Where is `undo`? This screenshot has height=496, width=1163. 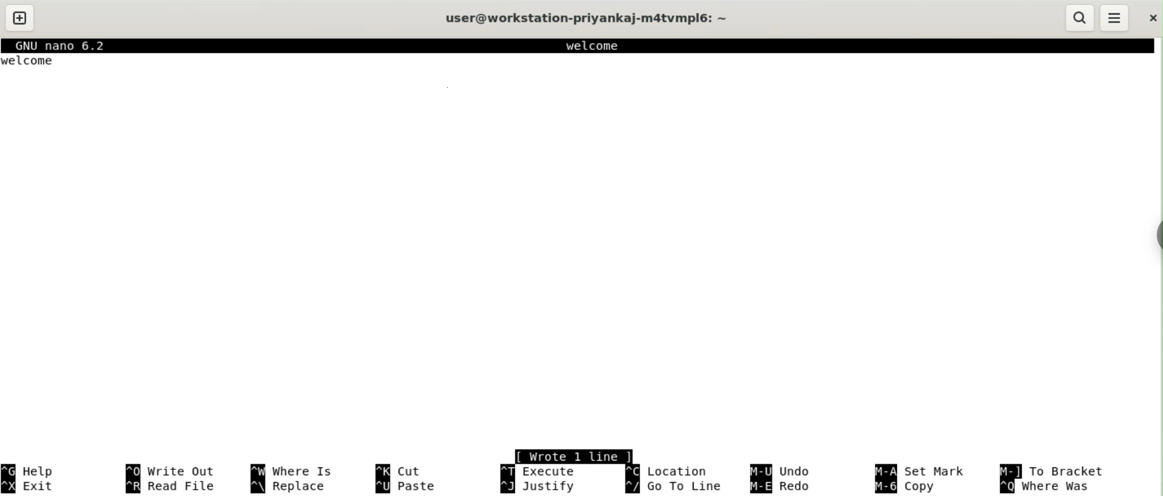 undo is located at coordinates (782, 471).